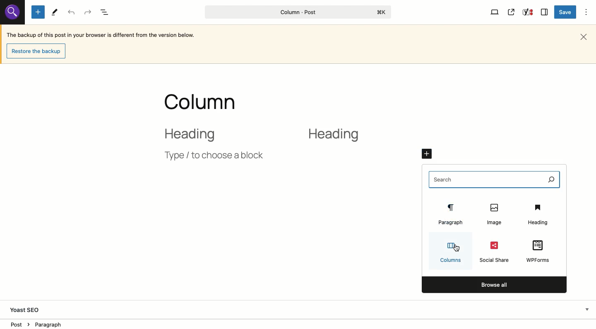 Image resolution: width=596 pixels, height=329 pixels. What do you see at coordinates (566, 12) in the screenshot?
I see `Save` at bounding box center [566, 12].